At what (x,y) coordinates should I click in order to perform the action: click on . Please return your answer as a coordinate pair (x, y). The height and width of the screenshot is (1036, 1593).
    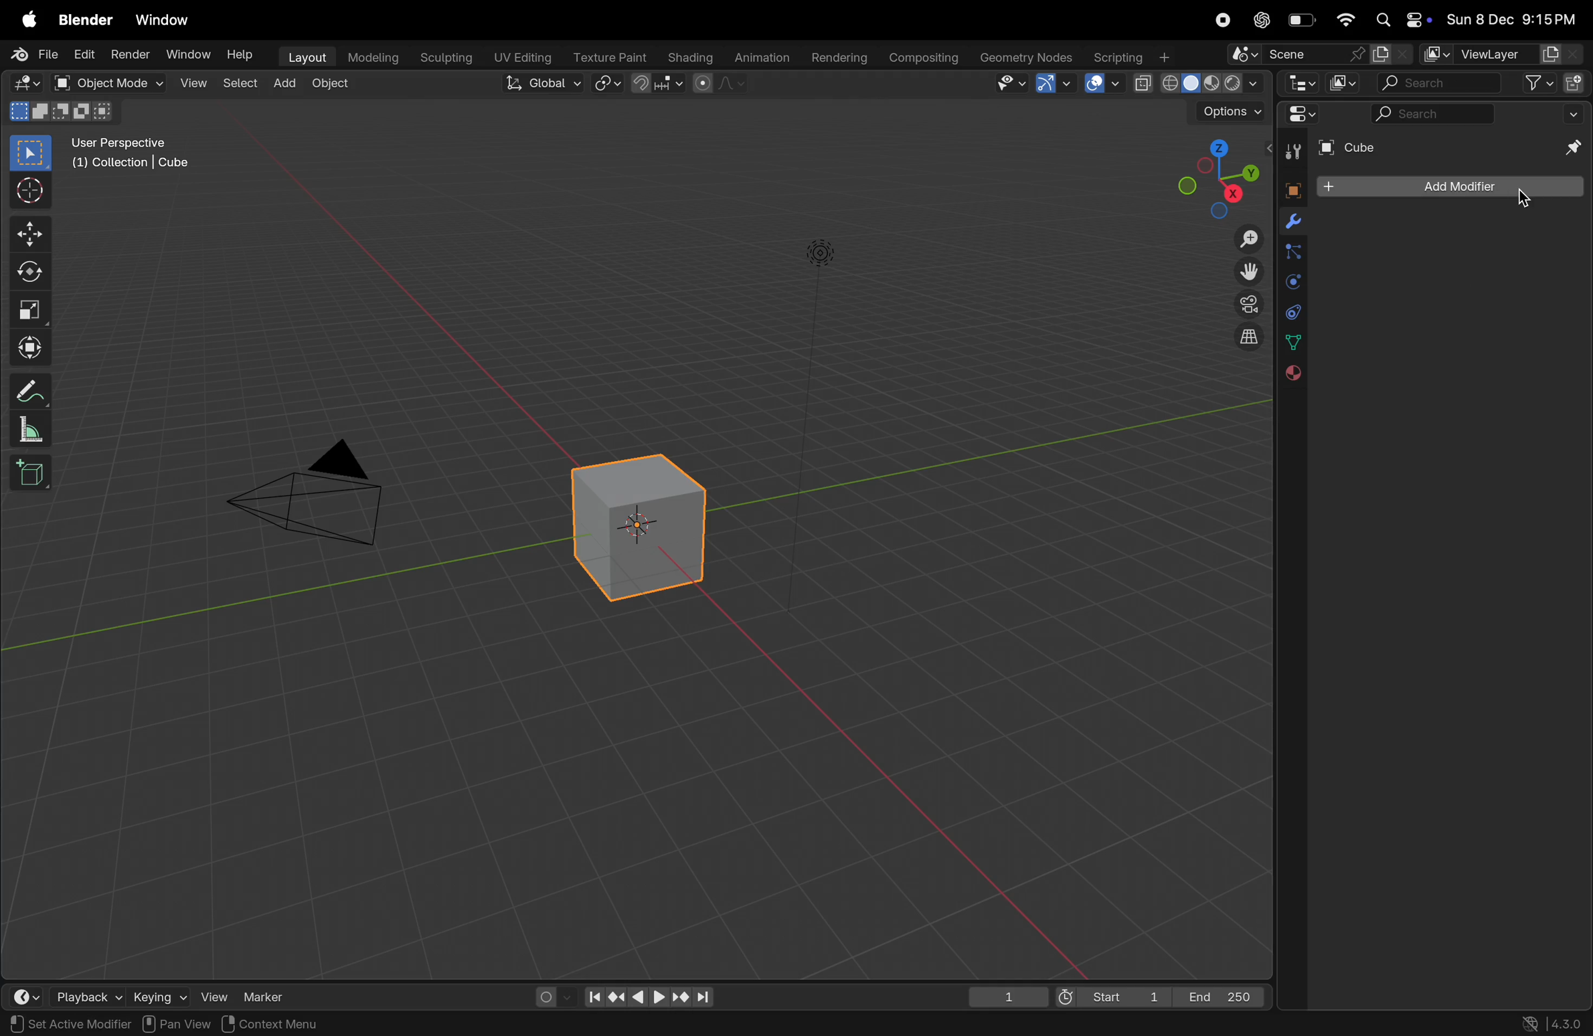
    Looking at the image, I should click on (659, 86).